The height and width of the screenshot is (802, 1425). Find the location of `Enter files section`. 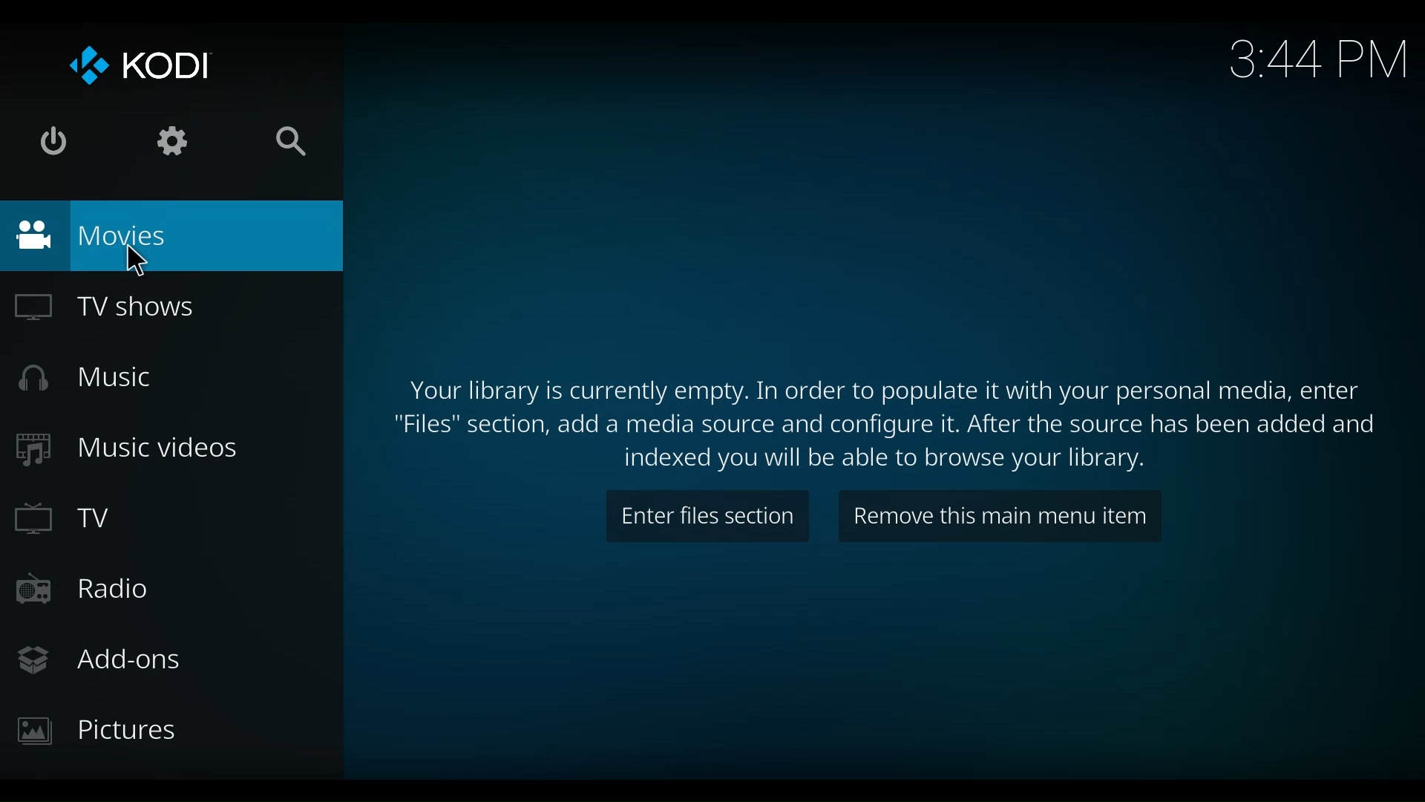

Enter files section is located at coordinates (707, 517).